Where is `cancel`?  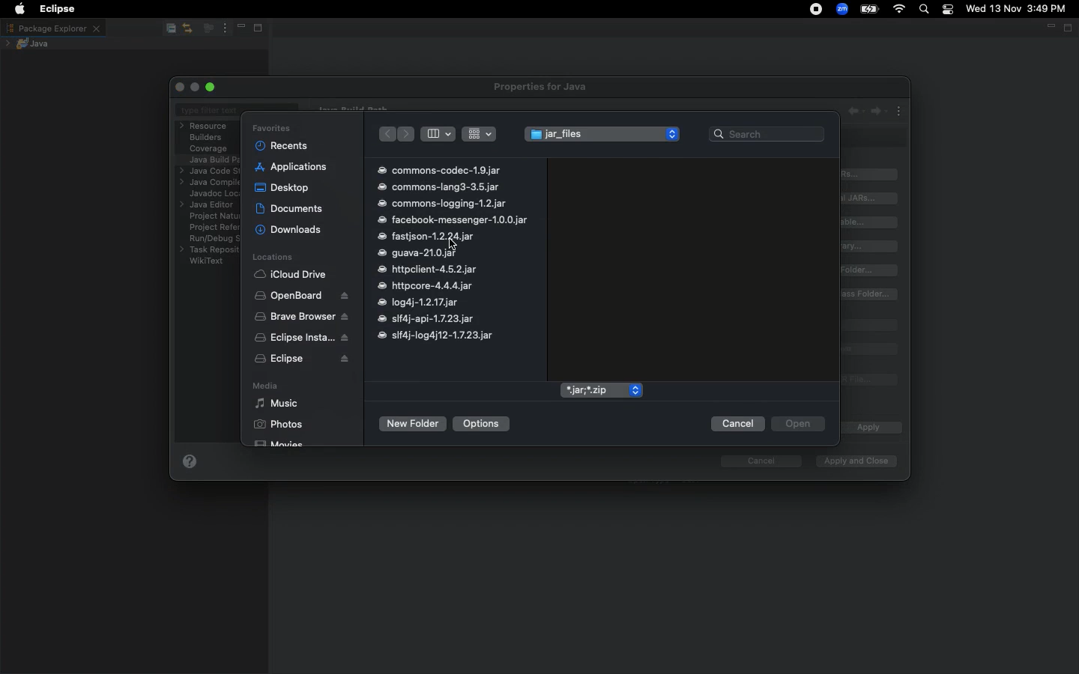 cancel is located at coordinates (754, 461).